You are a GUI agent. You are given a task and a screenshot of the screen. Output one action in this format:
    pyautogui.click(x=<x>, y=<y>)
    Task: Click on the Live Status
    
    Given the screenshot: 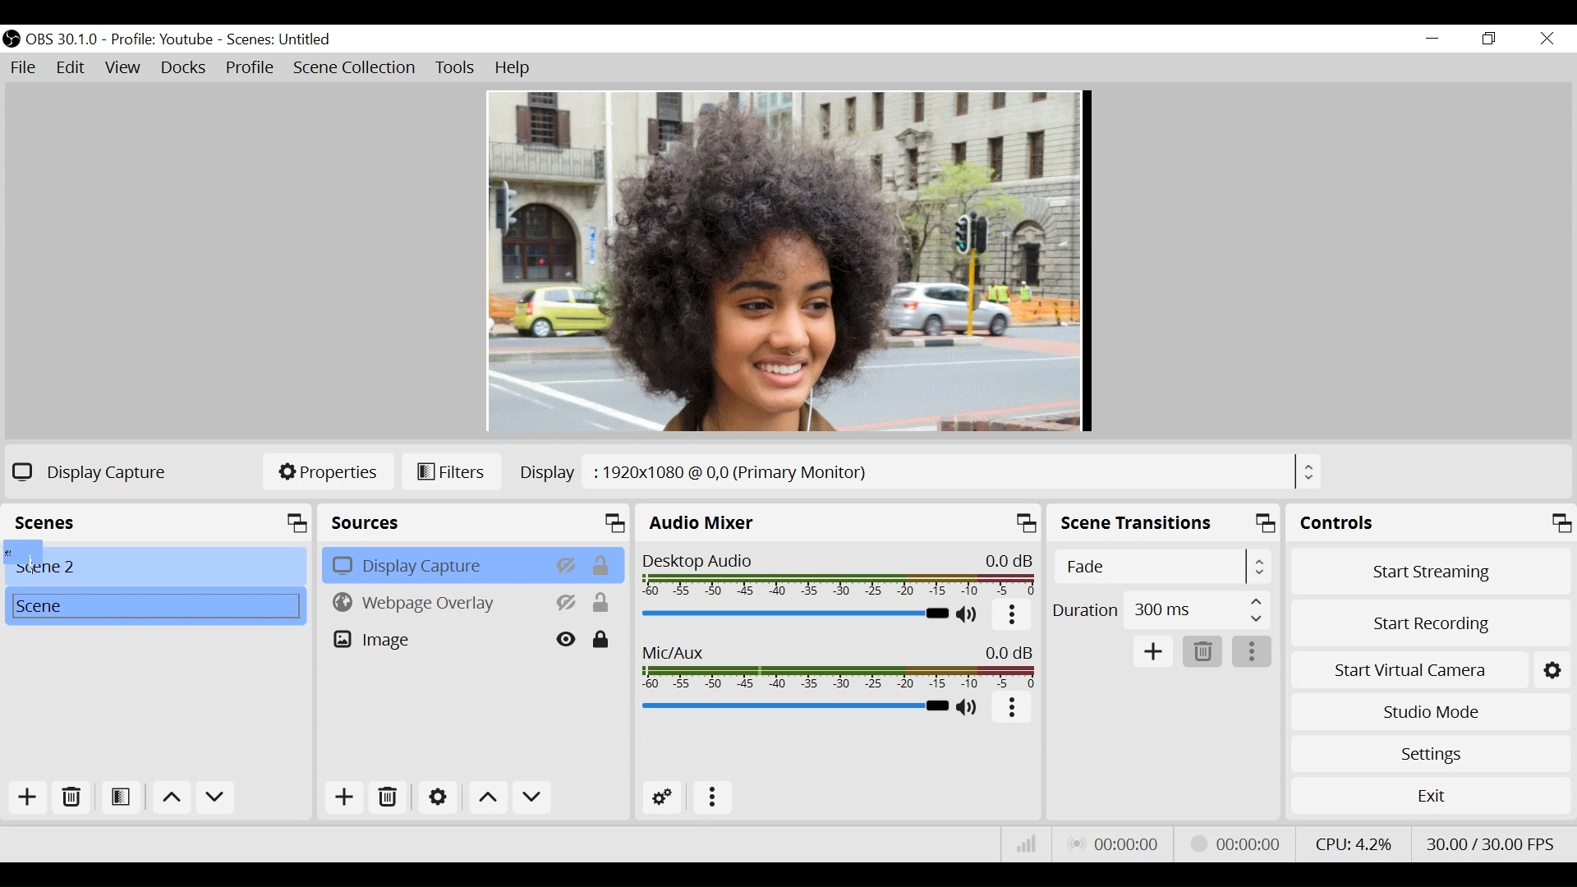 What is the action you would take?
    pyautogui.click(x=1116, y=842)
    